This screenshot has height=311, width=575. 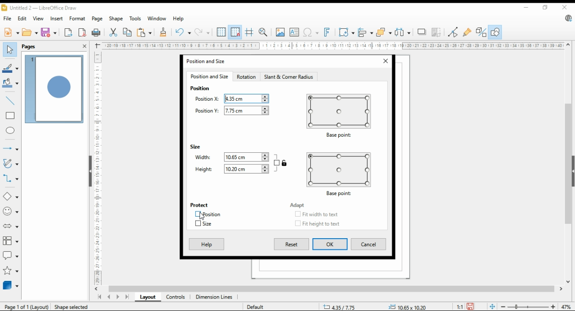 What do you see at coordinates (98, 166) in the screenshot?
I see `Ruler` at bounding box center [98, 166].